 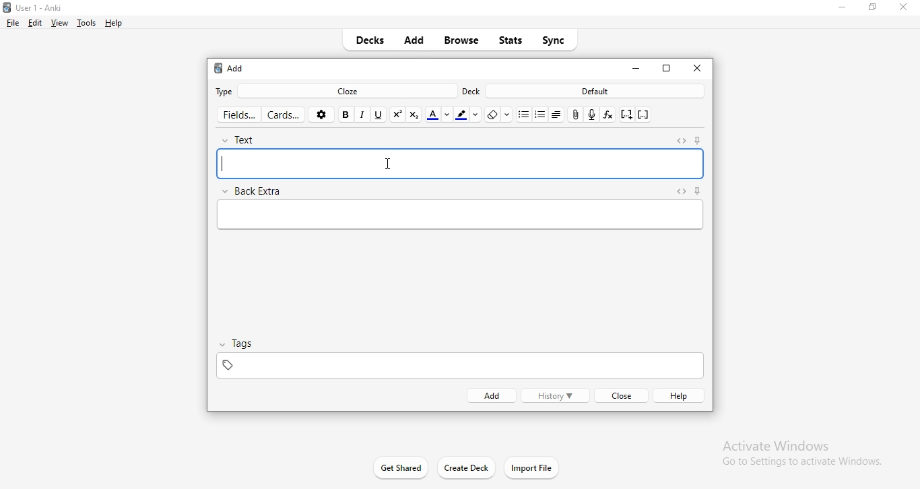 What do you see at coordinates (667, 69) in the screenshot?
I see `restore` at bounding box center [667, 69].